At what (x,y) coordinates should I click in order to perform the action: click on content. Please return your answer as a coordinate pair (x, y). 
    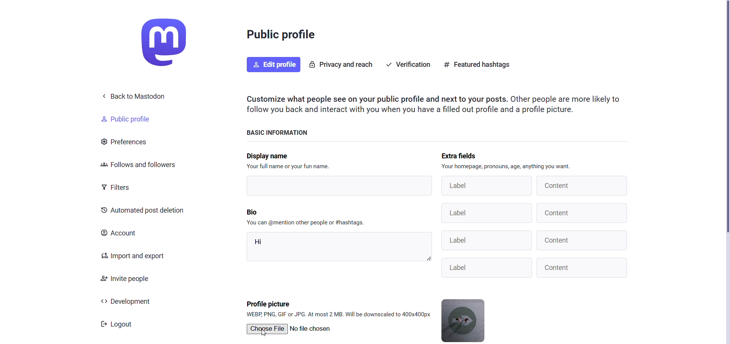
    Looking at the image, I should click on (582, 186).